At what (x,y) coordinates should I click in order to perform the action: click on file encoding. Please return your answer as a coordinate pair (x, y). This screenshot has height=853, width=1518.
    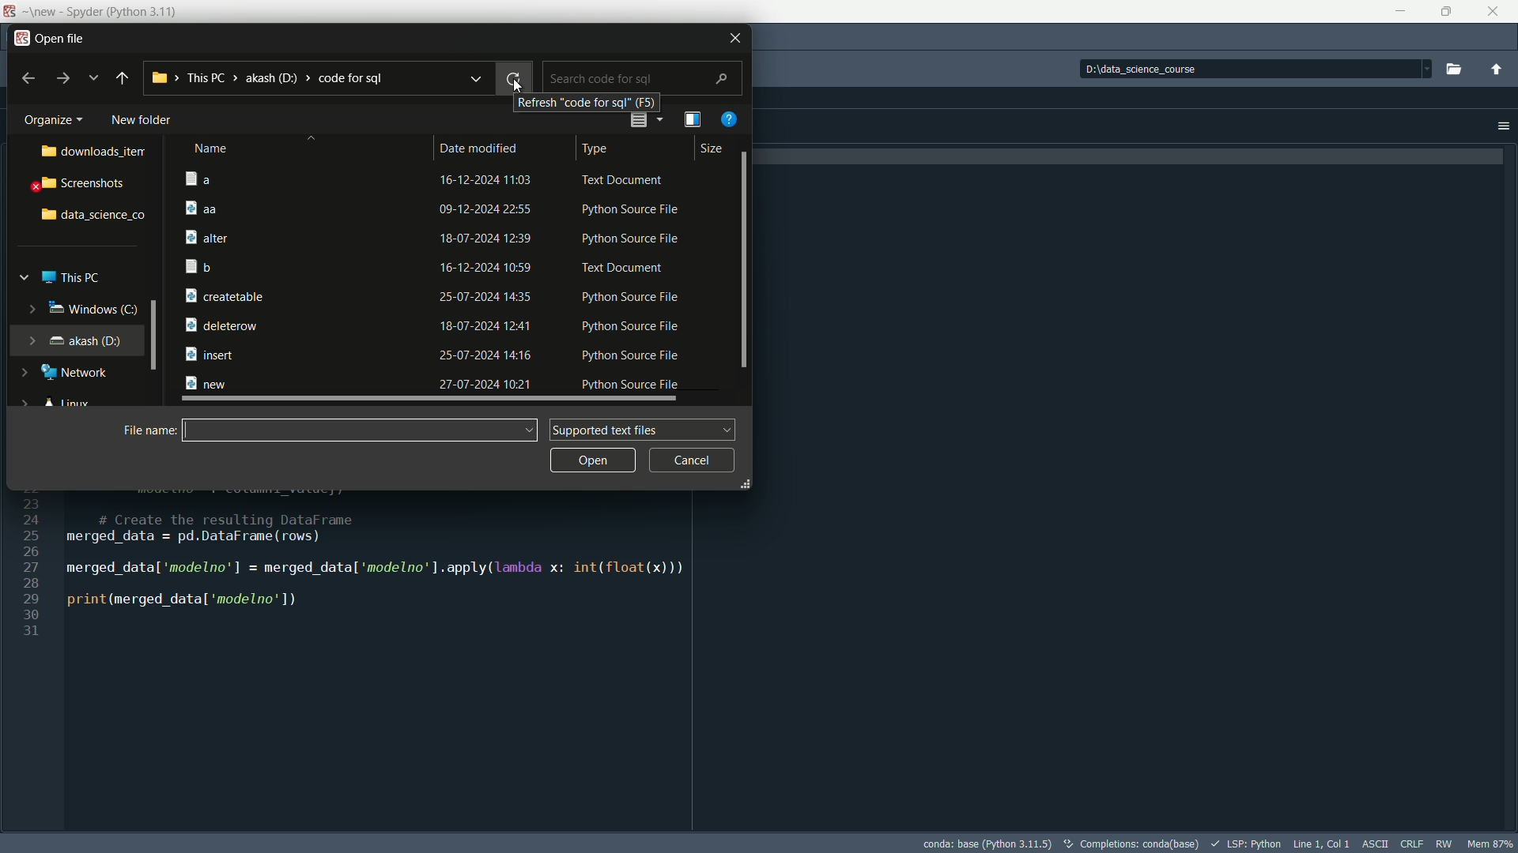
    Looking at the image, I should click on (1378, 843).